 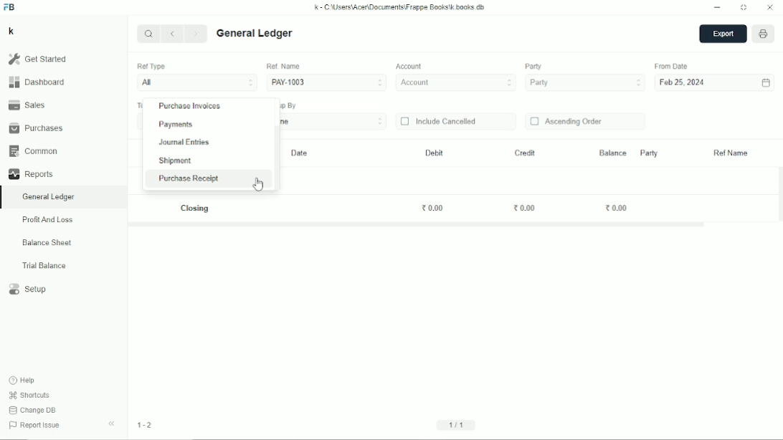 What do you see at coordinates (612, 152) in the screenshot?
I see `Balance` at bounding box center [612, 152].